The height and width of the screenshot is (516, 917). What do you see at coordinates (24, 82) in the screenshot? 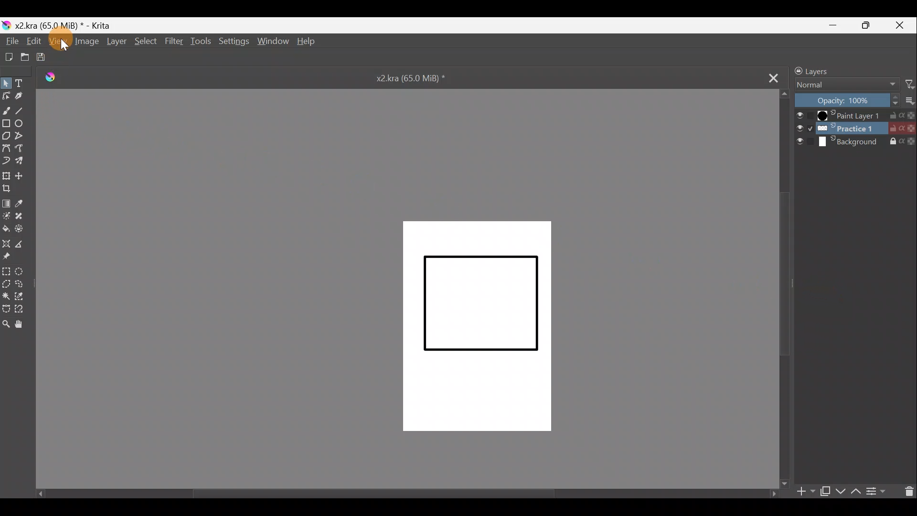
I see `Text tool` at bounding box center [24, 82].